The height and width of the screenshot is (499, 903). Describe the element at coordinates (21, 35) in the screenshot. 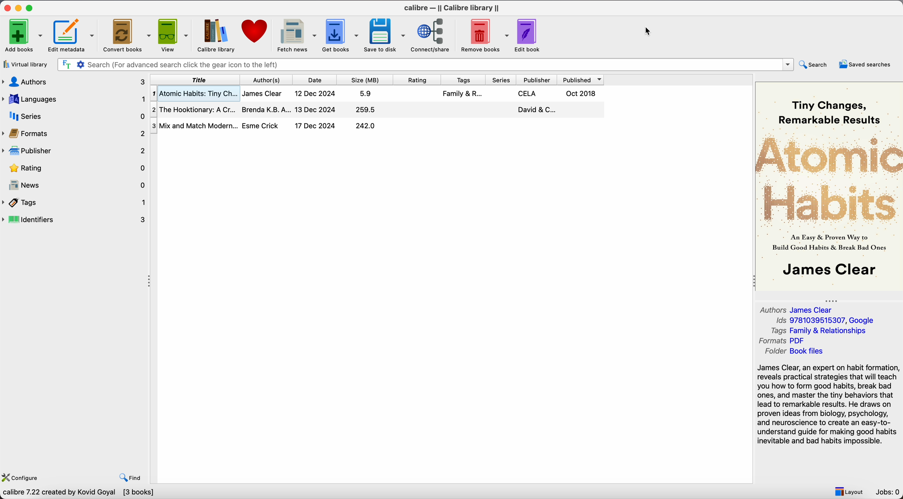

I see `add books` at that location.